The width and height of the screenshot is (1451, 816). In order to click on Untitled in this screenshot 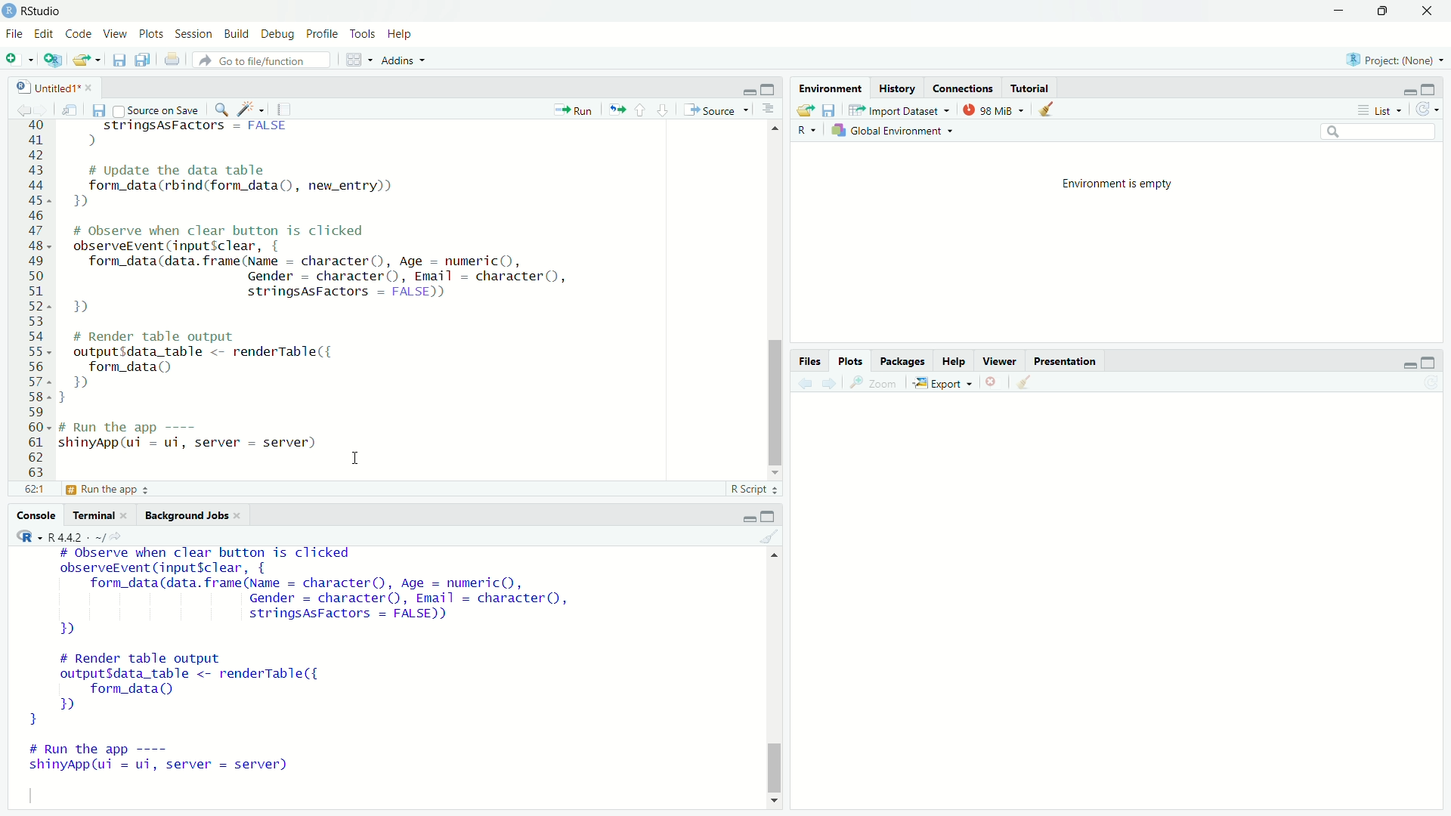, I will do `click(40, 85)`.